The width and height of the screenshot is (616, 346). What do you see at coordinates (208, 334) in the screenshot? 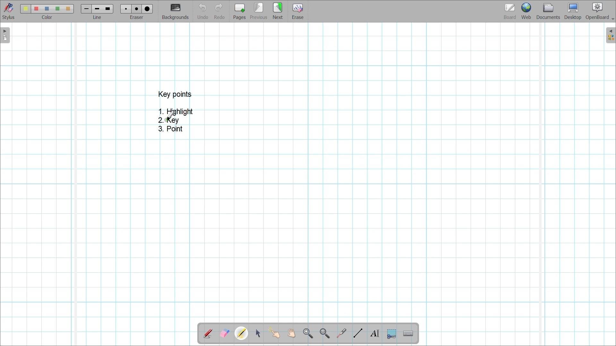
I see `Annotate document` at bounding box center [208, 334].